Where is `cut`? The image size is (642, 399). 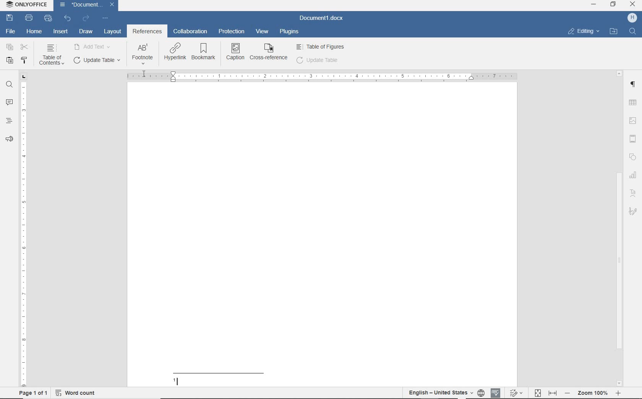
cut is located at coordinates (24, 47).